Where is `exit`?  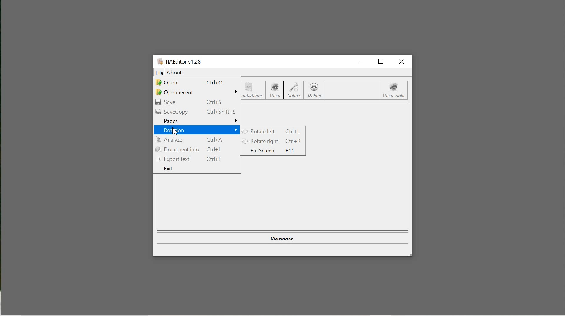
exit is located at coordinates (198, 168).